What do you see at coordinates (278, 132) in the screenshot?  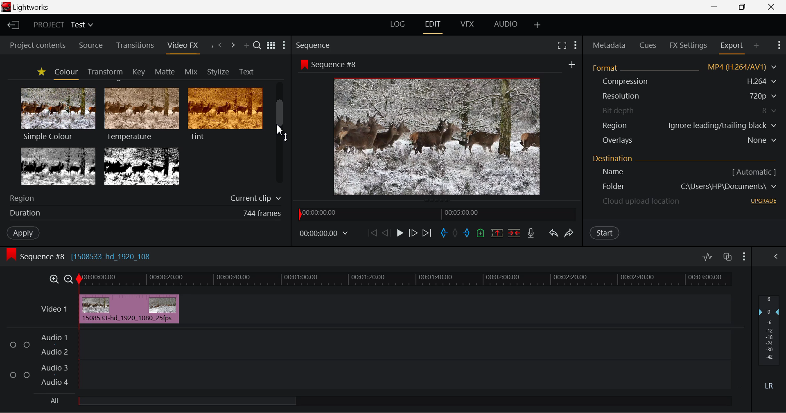 I see `DRAG_TO Cursor Position` at bounding box center [278, 132].